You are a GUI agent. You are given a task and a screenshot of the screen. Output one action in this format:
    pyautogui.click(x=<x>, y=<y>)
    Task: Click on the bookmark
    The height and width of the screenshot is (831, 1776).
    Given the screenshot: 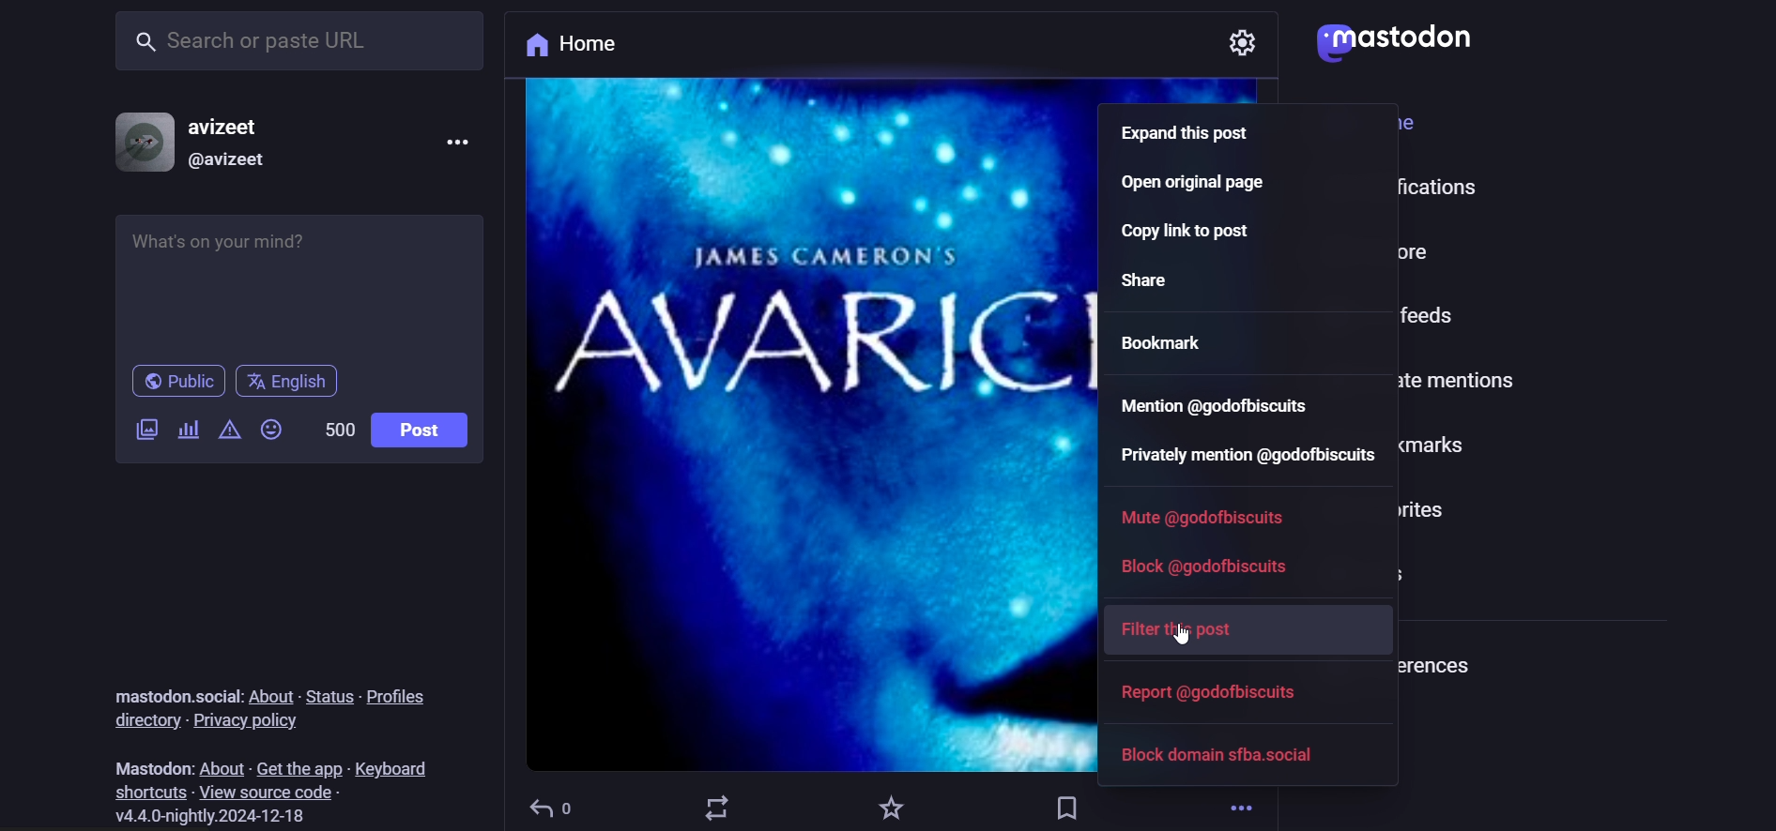 What is the action you would take?
    pyautogui.click(x=1170, y=343)
    